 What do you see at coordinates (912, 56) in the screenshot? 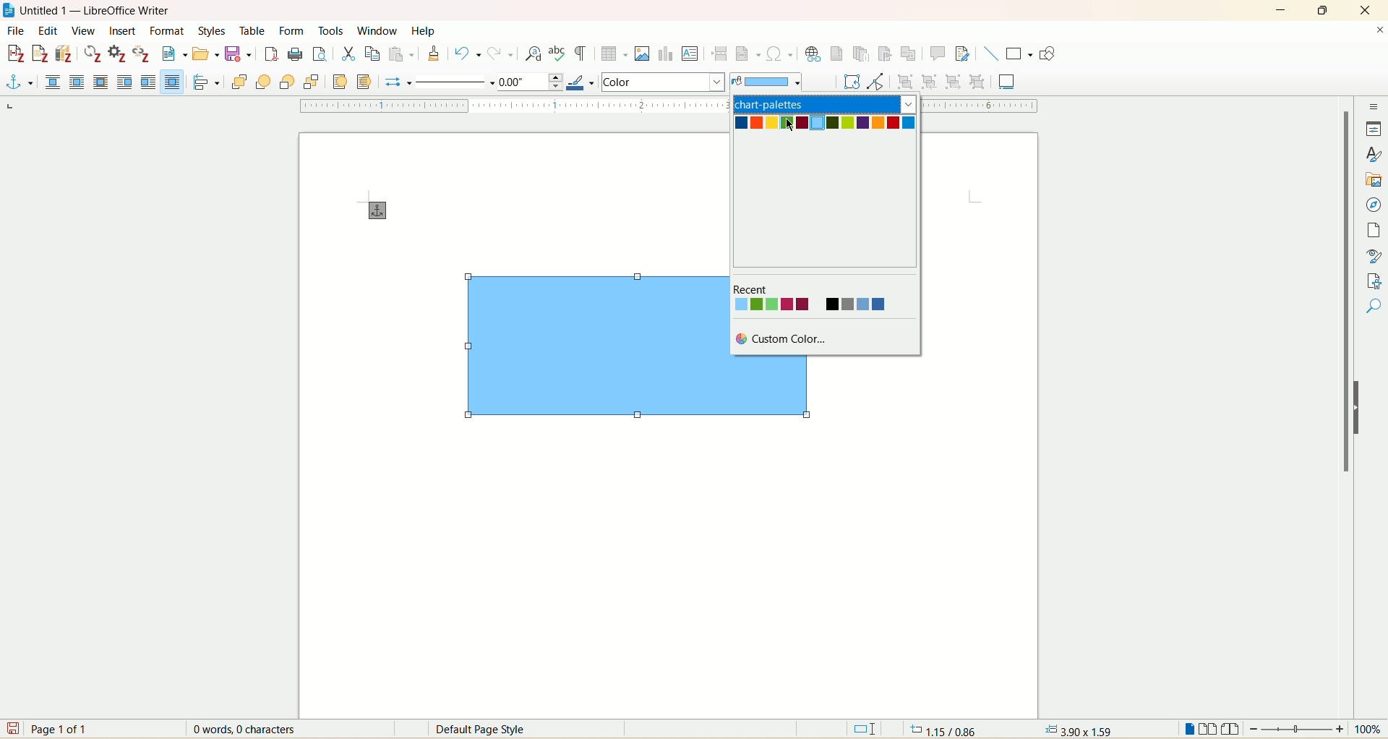
I see `insert cross referencing` at bounding box center [912, 56].